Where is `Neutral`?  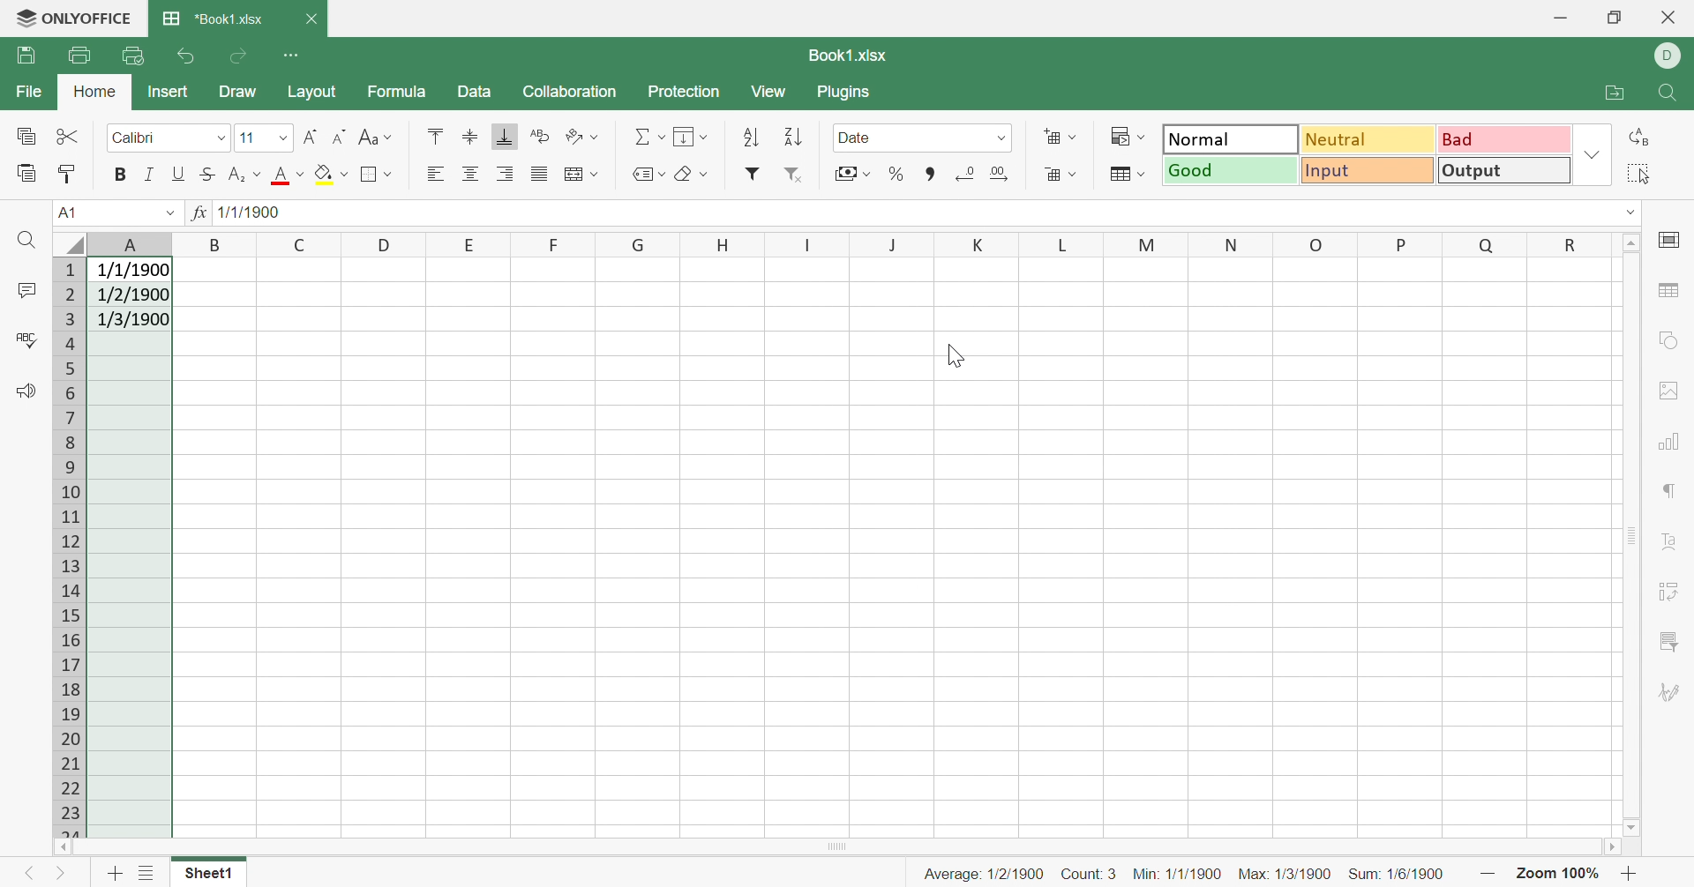 Neutral is located at coordinates (1369, 141).